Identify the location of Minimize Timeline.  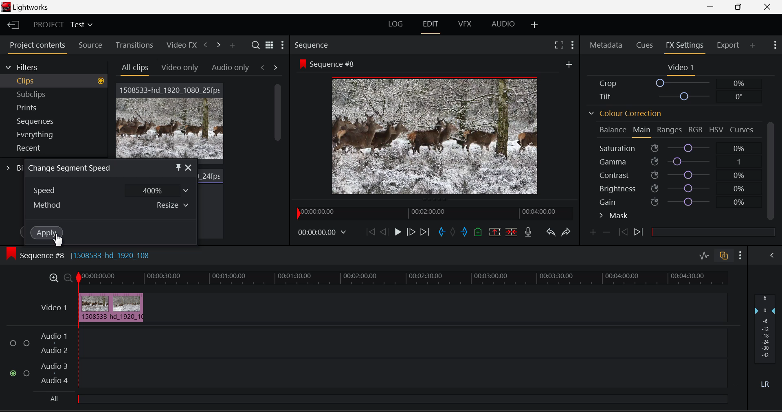
(68, 278).